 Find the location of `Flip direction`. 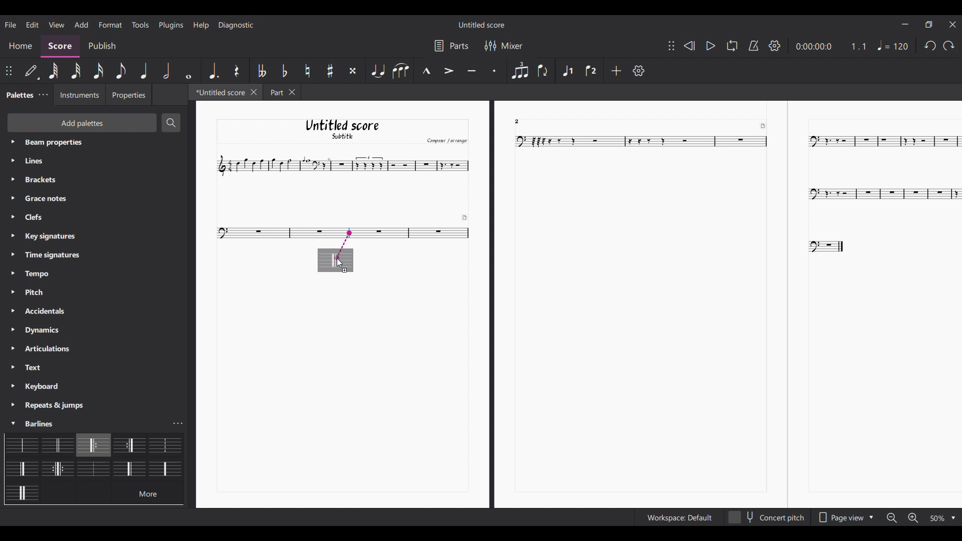

Flip direction is located at coordinates (543, 70).